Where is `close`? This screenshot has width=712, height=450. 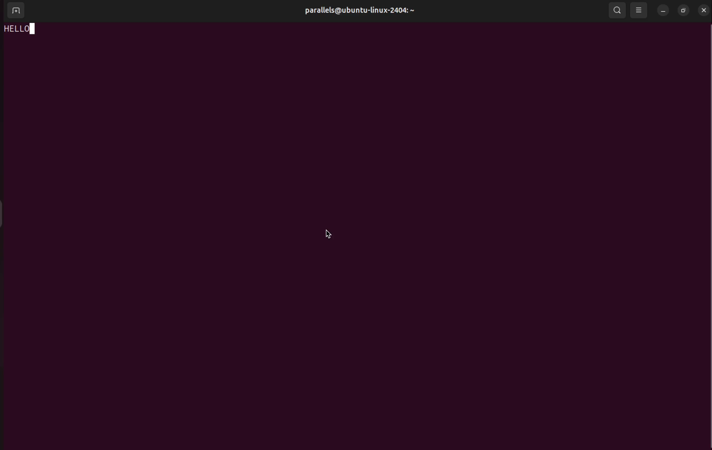
close is located at coordinates (703, 9).